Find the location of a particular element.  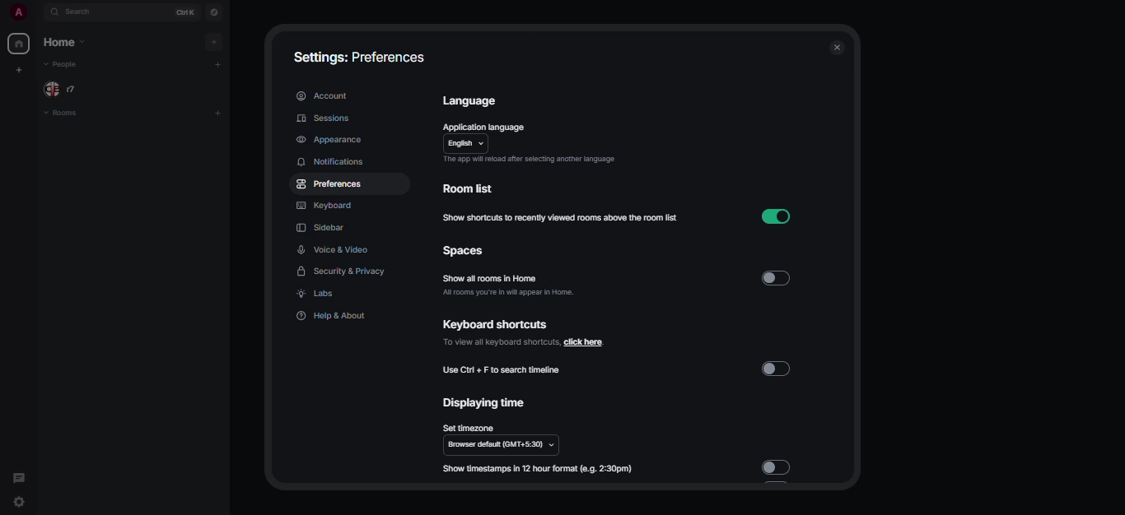

sessions is located at coordinates (324, 118).